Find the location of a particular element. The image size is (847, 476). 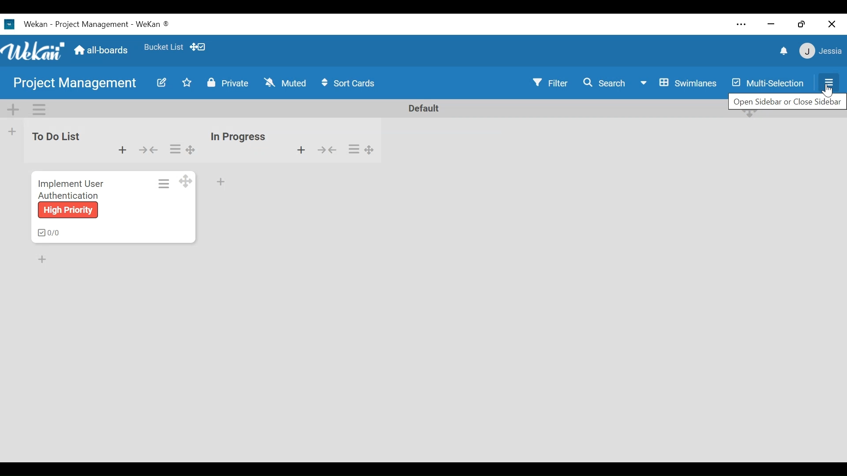

Implement user authentication is located at coordinates (70, 189).